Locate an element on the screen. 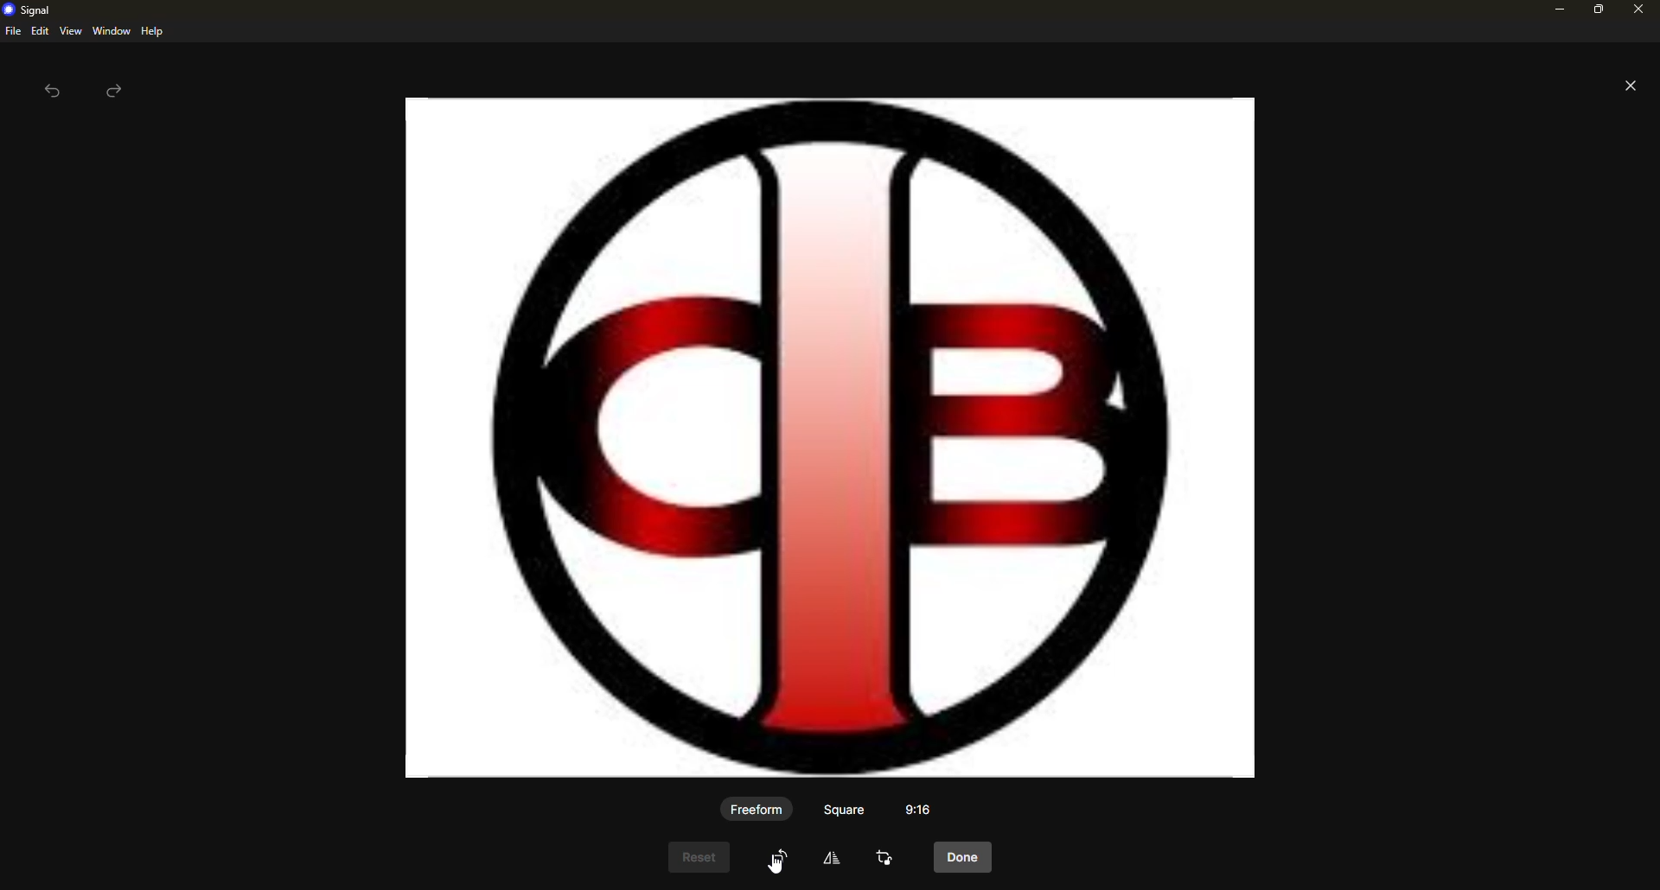 The height and width of the screenshot is (890, 1660). image is located at coordinates (836, 436).